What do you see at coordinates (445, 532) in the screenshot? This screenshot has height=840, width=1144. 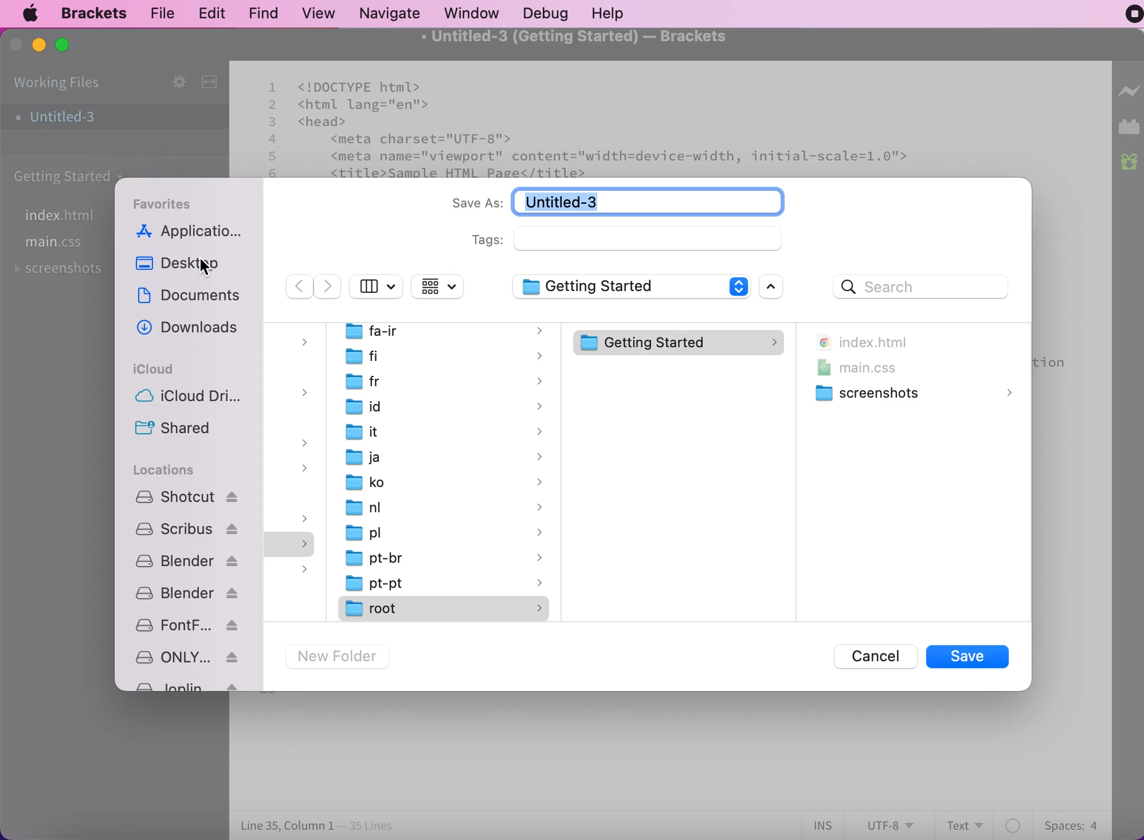 I see `pl` at bounding box center [445, 532].